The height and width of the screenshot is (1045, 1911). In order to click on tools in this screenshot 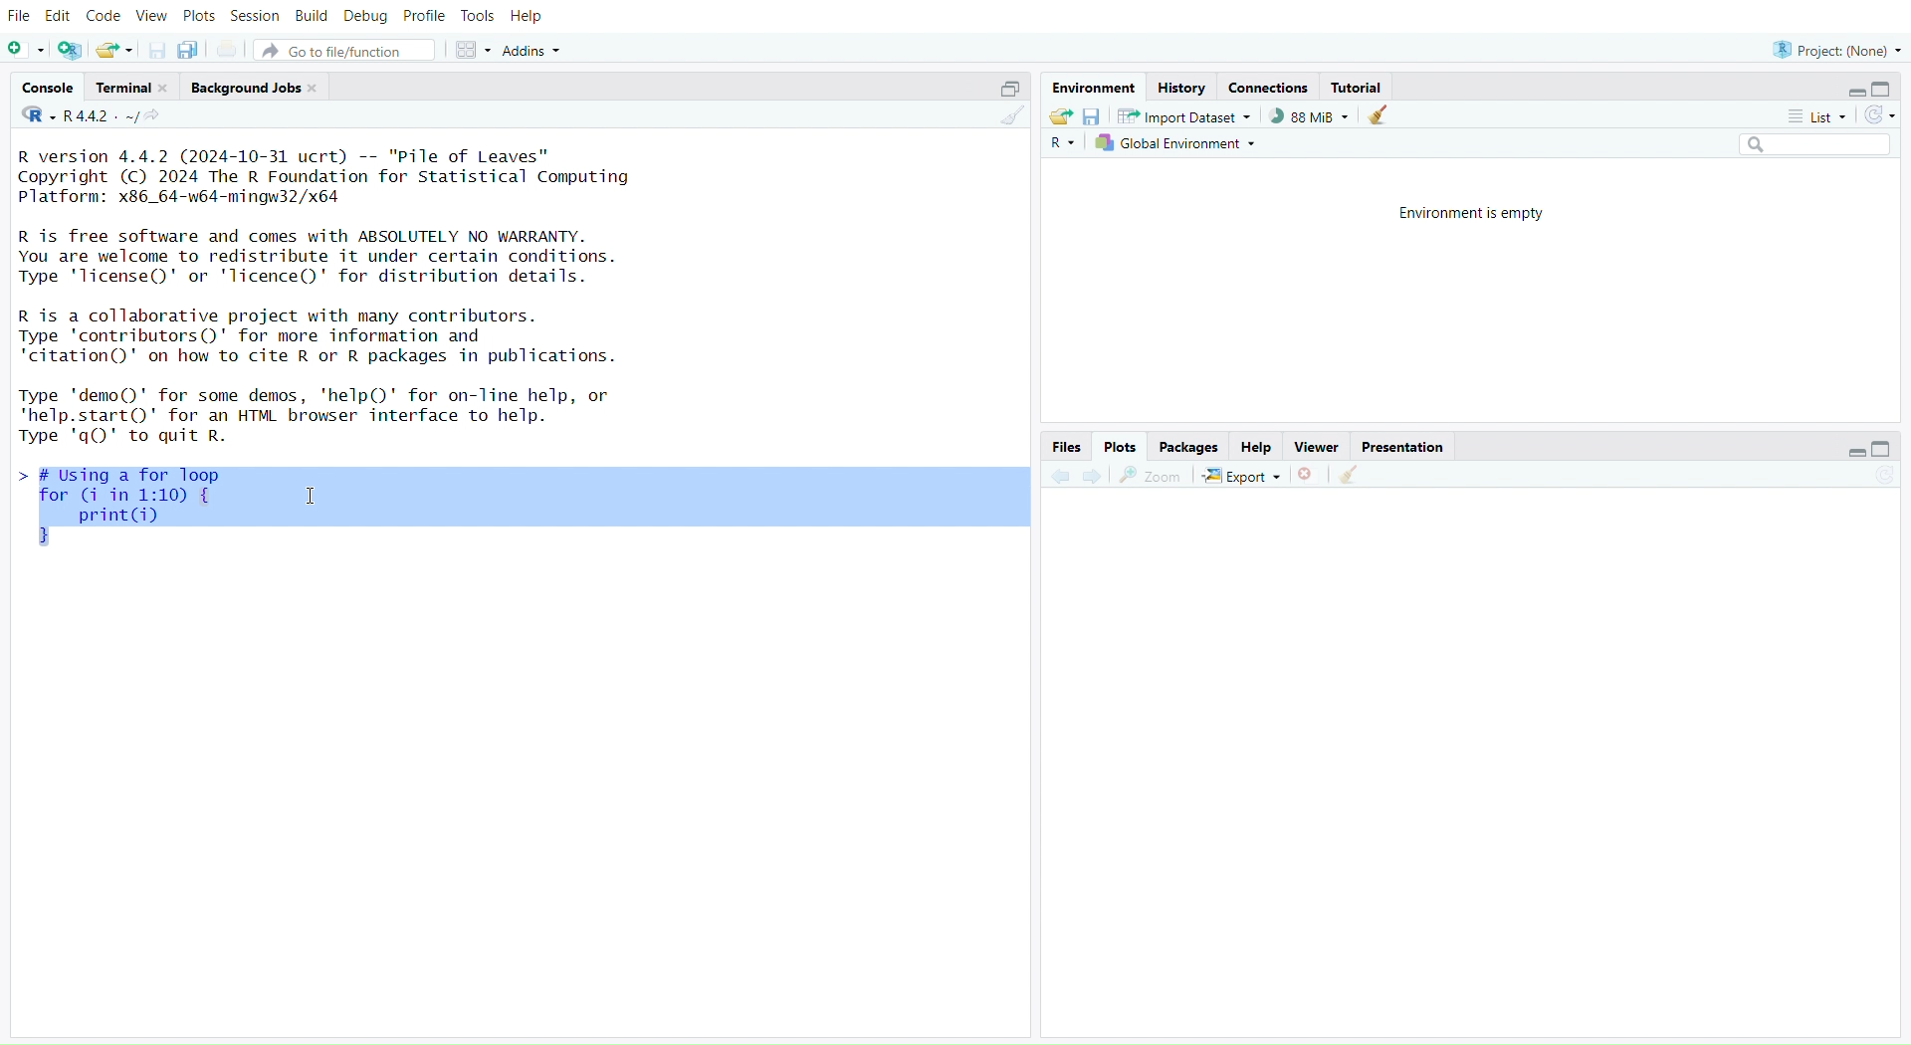, I will do `click(477, 16)`.